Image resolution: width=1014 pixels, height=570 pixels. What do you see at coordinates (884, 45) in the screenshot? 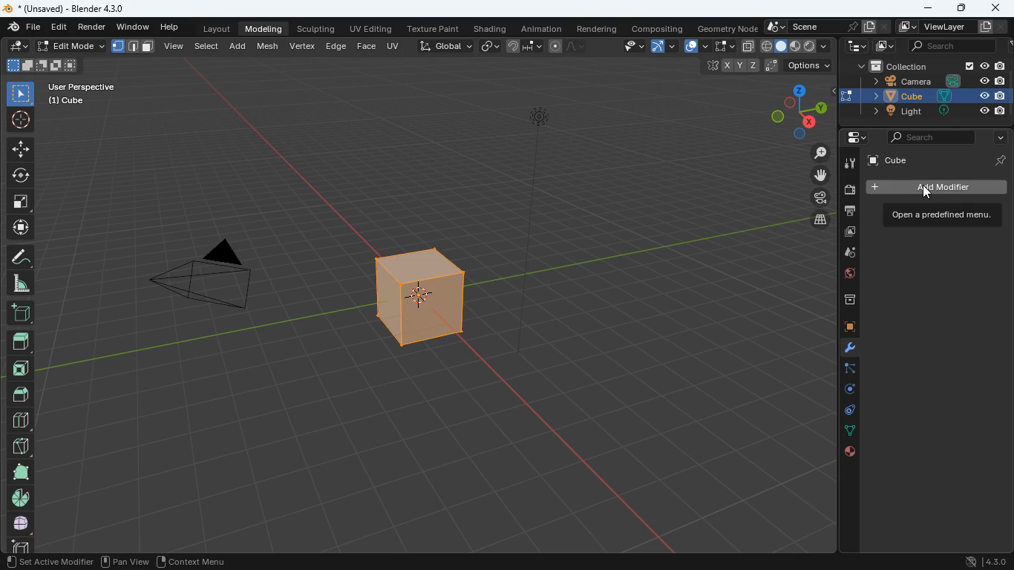
I see `images` at bounding box center [884, 45].